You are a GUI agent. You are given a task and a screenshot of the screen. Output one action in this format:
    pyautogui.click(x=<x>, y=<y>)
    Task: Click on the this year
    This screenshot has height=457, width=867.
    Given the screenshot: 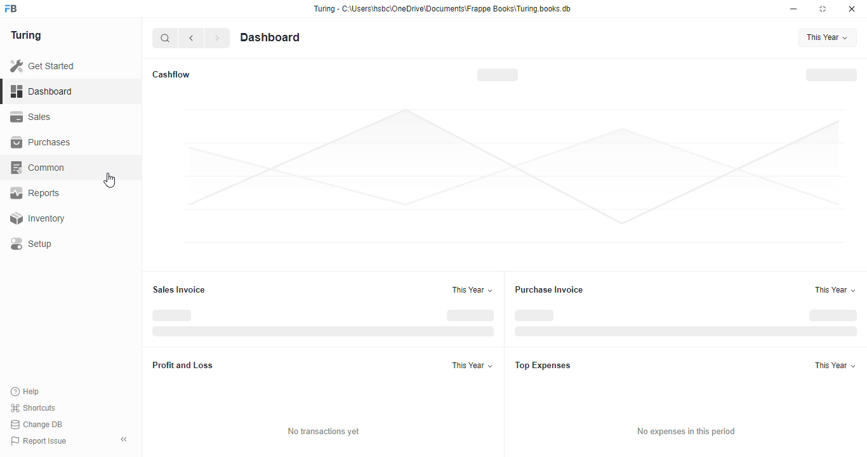 What is the action you would take?
    pyautogui.click(x=837, y=366)
    